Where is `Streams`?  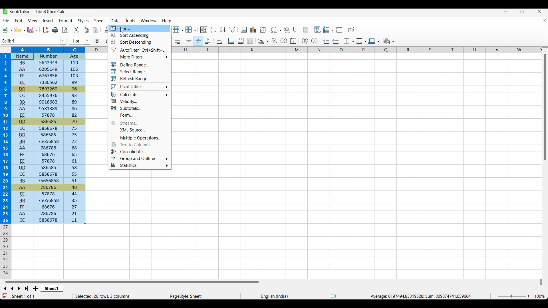 Streams is located at coordinates (139, 123).